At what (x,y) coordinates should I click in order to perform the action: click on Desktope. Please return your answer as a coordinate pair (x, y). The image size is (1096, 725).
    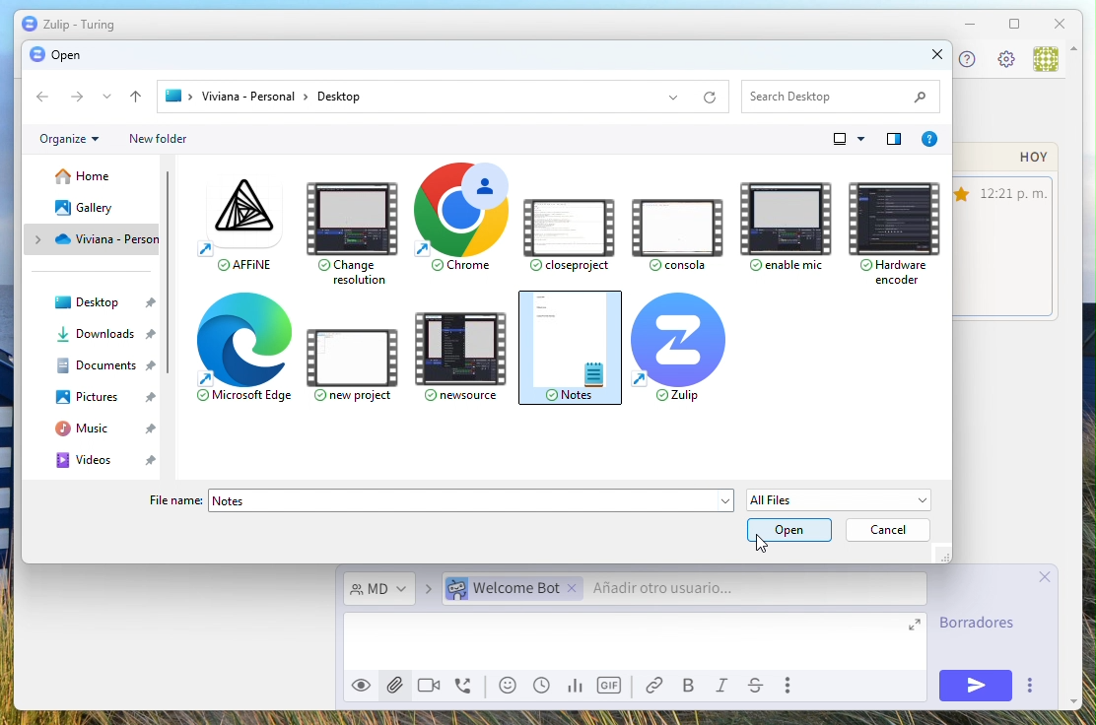
    Looking at the image, I should click on (111, 305).